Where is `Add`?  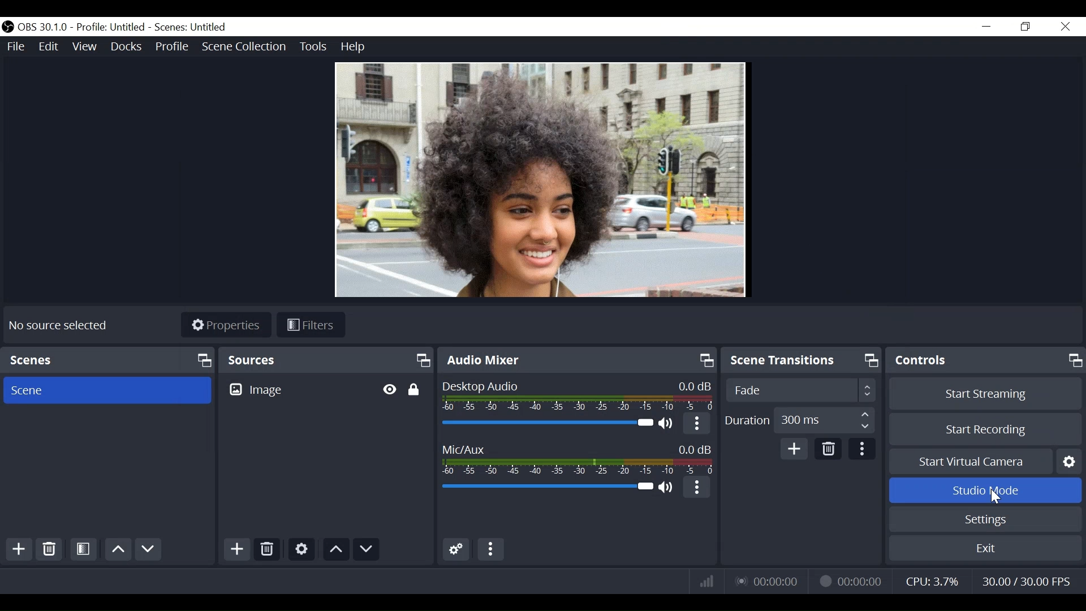
Add is located at coordinates (19, 550).